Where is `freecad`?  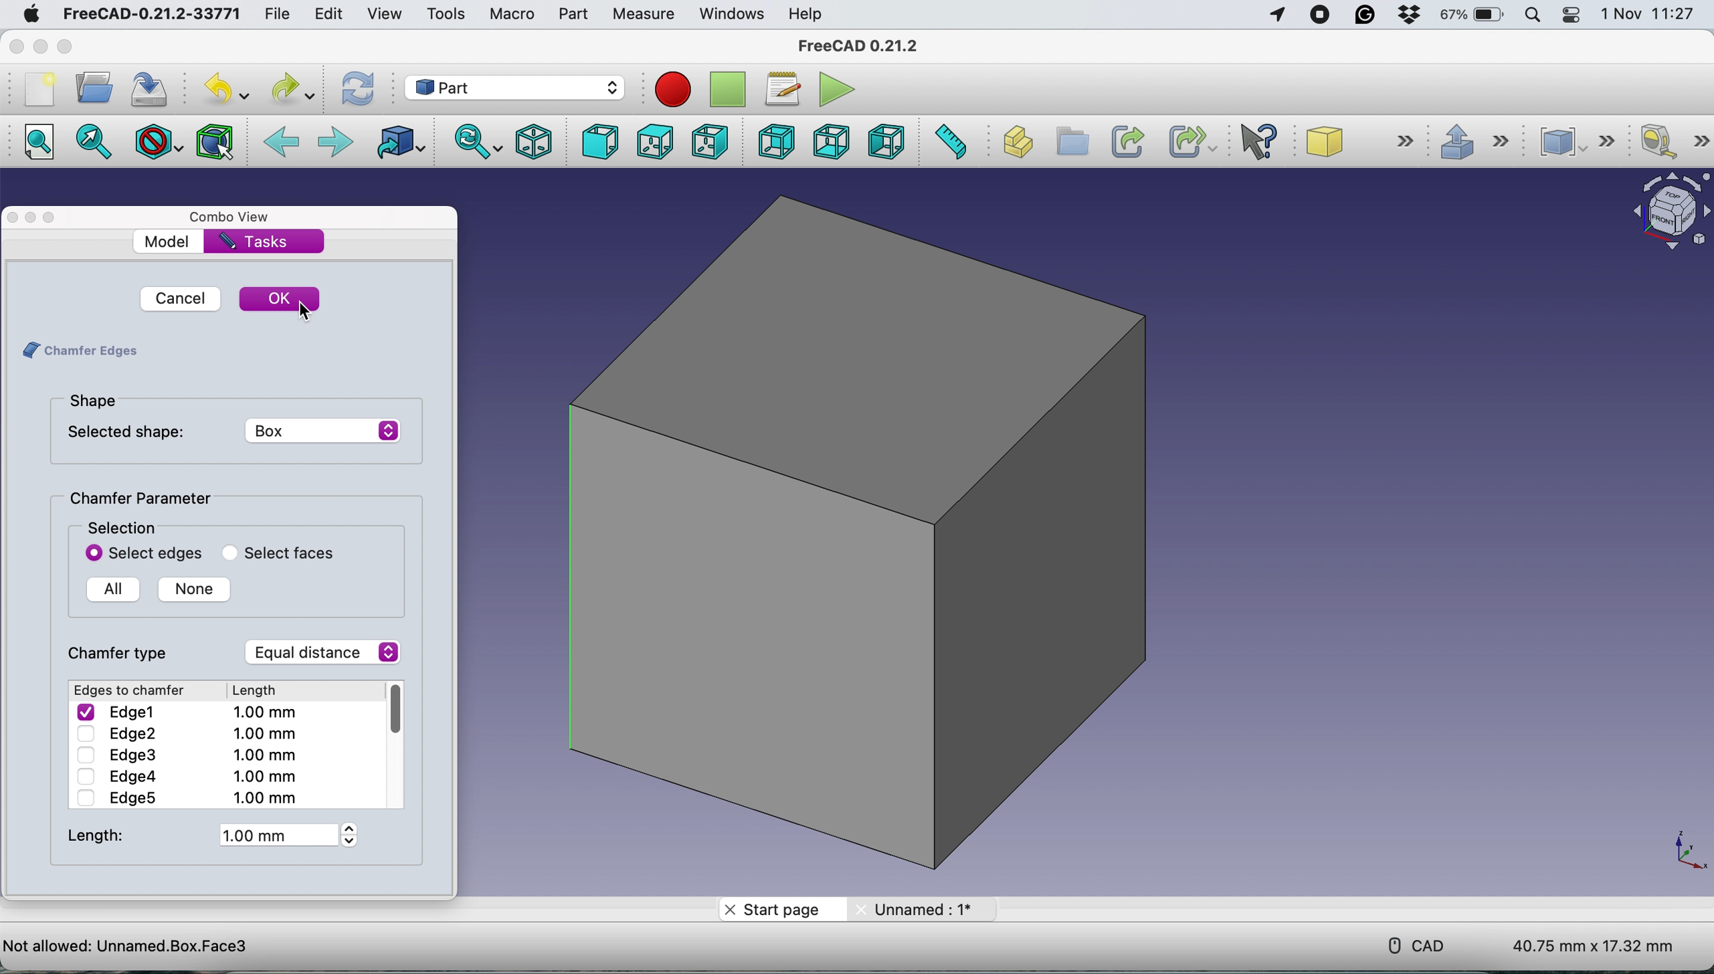
freecad is located at coordinates (868, 47).